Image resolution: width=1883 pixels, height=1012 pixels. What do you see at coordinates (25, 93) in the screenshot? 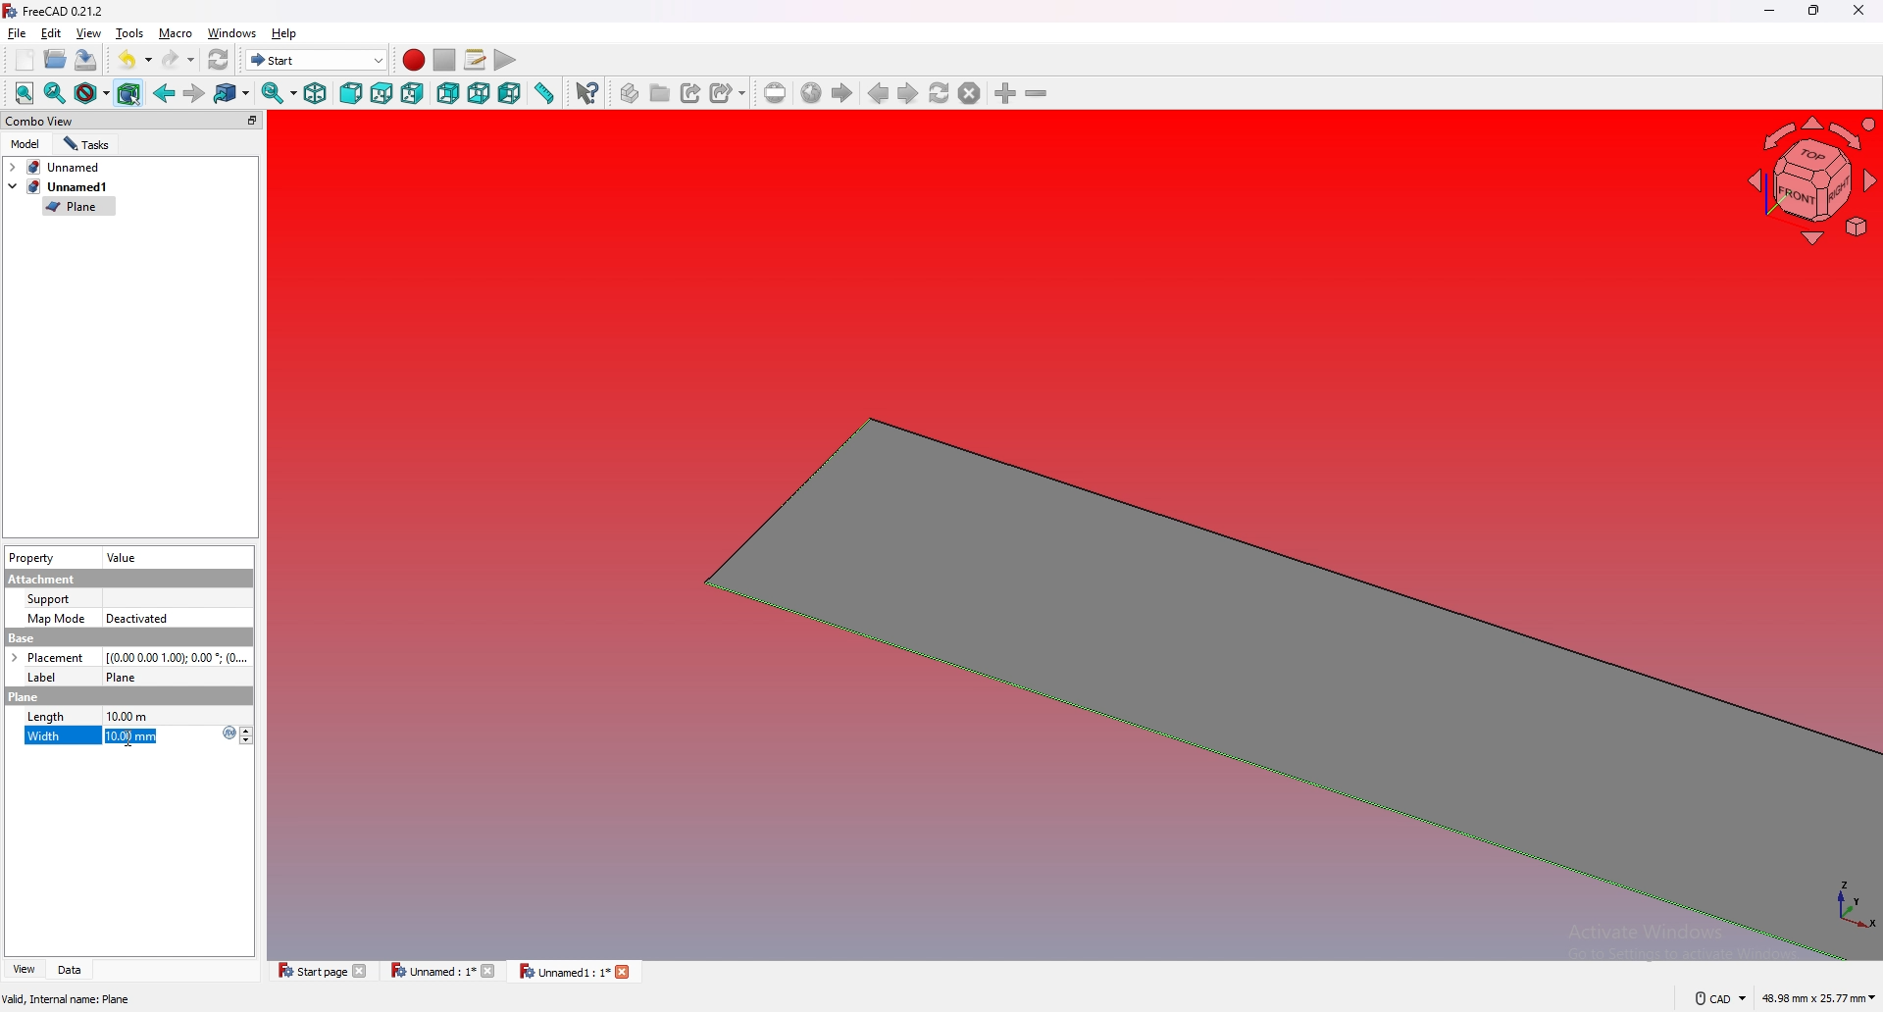
I see `fit all` at bounding box center [25, 93].